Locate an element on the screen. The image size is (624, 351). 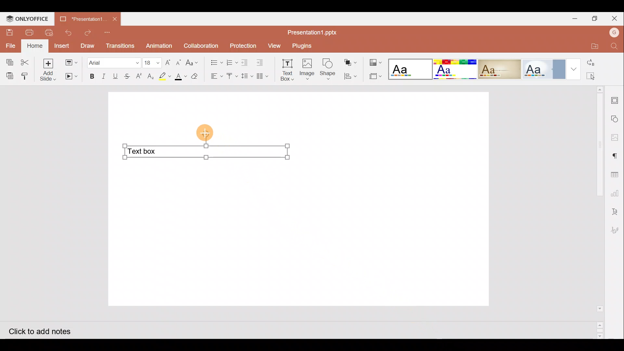
Click to add notes is located at coordinates (45, 331).